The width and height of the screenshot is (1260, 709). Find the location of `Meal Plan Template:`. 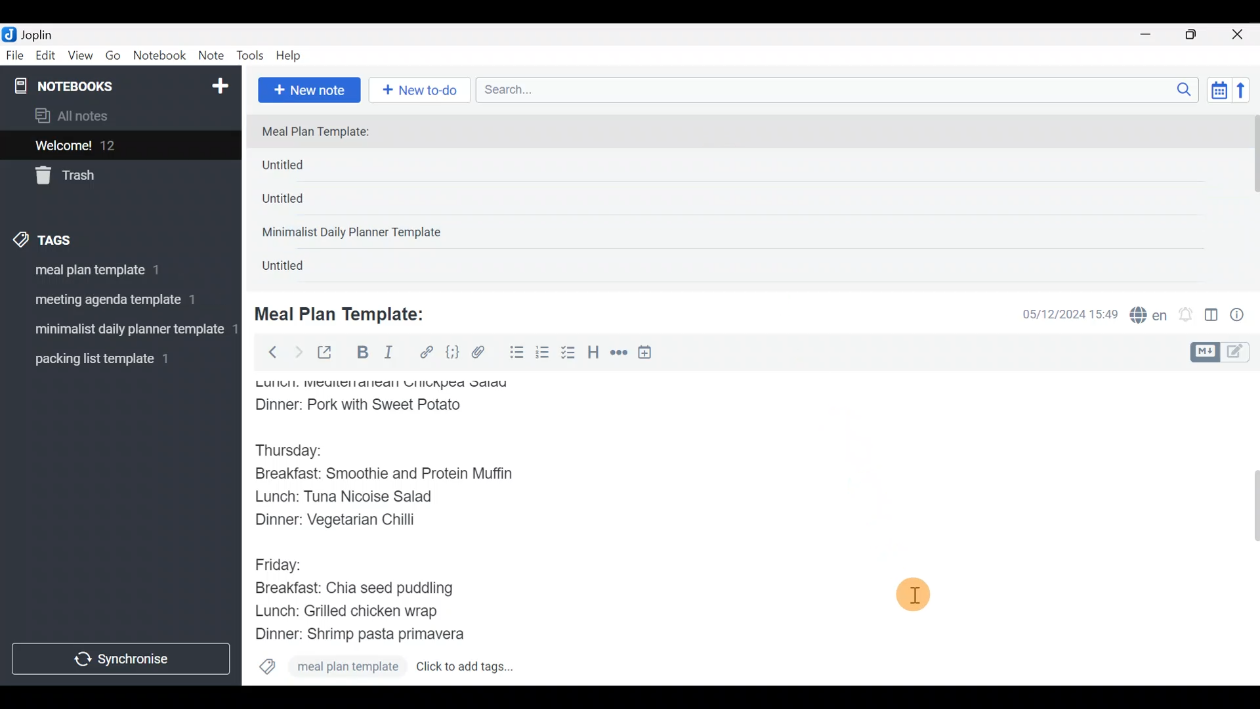

Meal Plan Template: is located at coordinates (324, 132).